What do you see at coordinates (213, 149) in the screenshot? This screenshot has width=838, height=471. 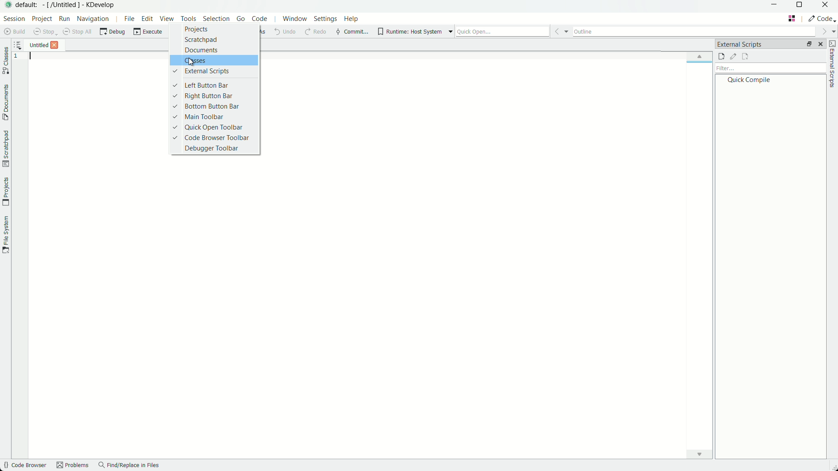 I see `debugger toolbar` at bounding box center [213, 149].